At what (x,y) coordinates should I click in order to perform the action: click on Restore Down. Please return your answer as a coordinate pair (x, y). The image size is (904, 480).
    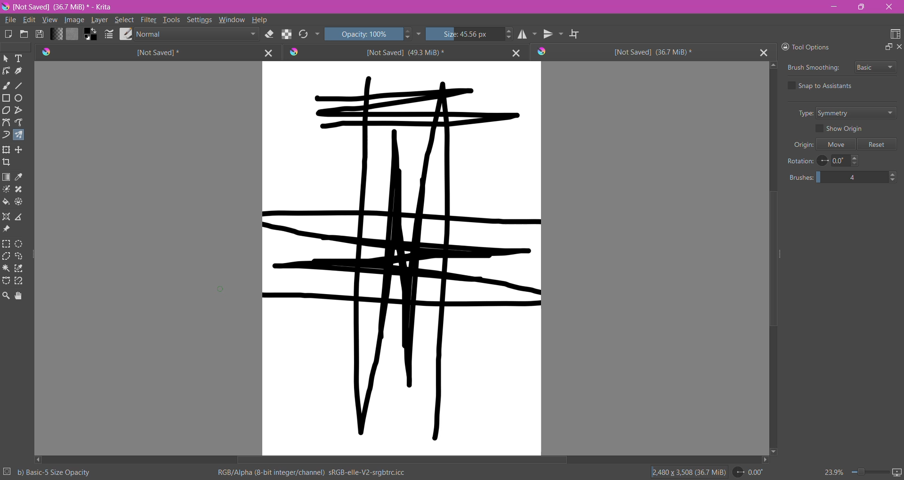
    Looking at the image, I should click on (863, 7).